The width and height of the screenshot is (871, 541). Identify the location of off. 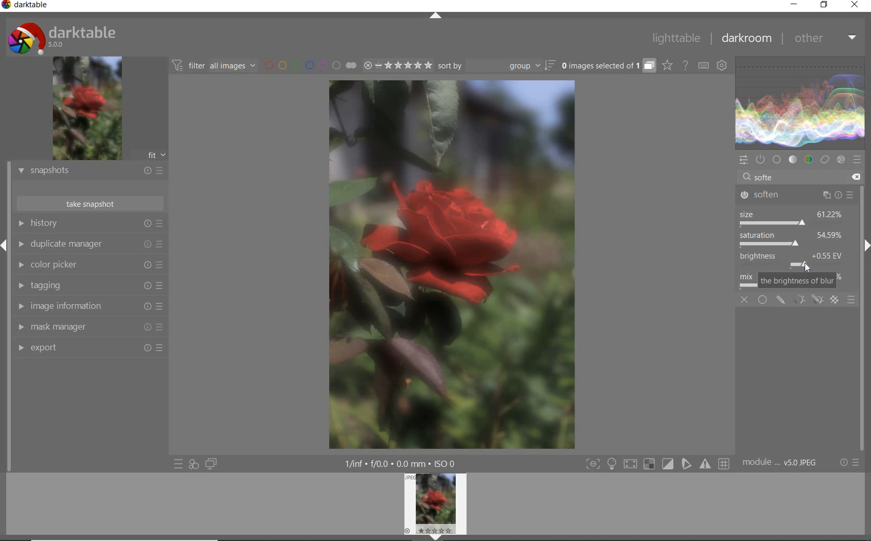
(744, 300).